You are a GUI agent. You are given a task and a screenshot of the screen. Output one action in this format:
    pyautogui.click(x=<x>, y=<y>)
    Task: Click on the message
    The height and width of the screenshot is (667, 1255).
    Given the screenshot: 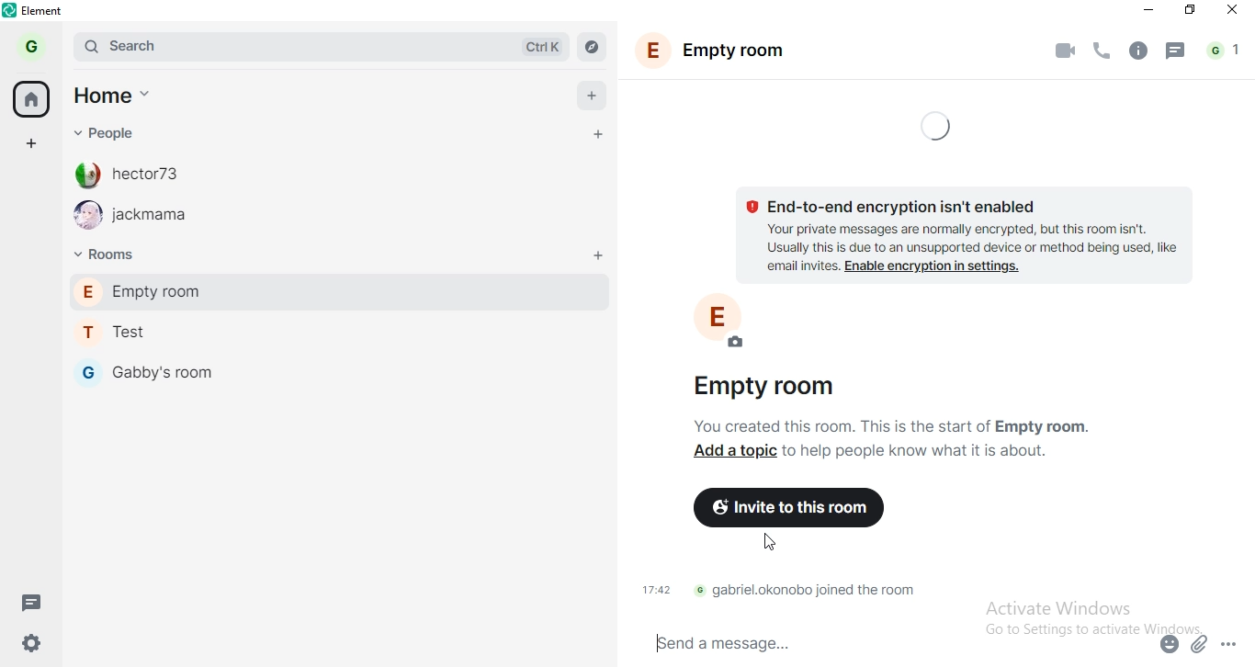 What is the action you would take?
    pyautogui.click(x=31, y=605)
    